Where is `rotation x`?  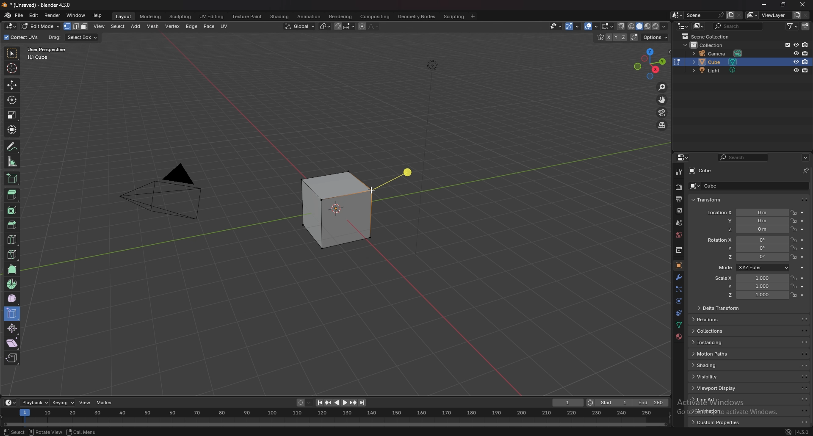 rotation x is located at coordinates (746, 240).